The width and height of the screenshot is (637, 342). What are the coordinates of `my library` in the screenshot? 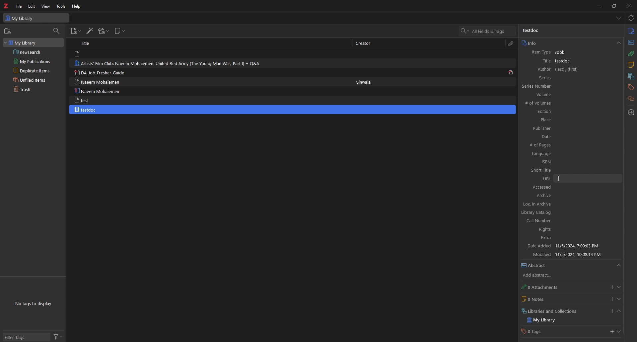 It's located at (544, 321).